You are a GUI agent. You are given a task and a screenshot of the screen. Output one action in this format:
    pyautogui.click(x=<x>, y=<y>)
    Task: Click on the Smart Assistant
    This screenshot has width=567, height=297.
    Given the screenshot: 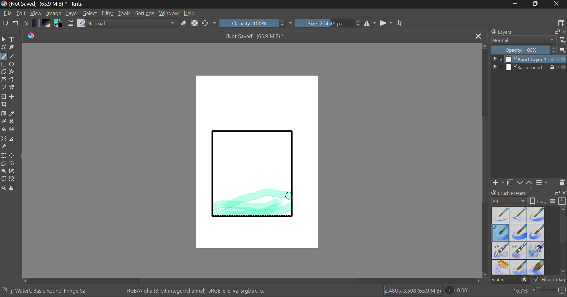 What is the action you would take?
    pyautogui.click(x=4, y=139)
    